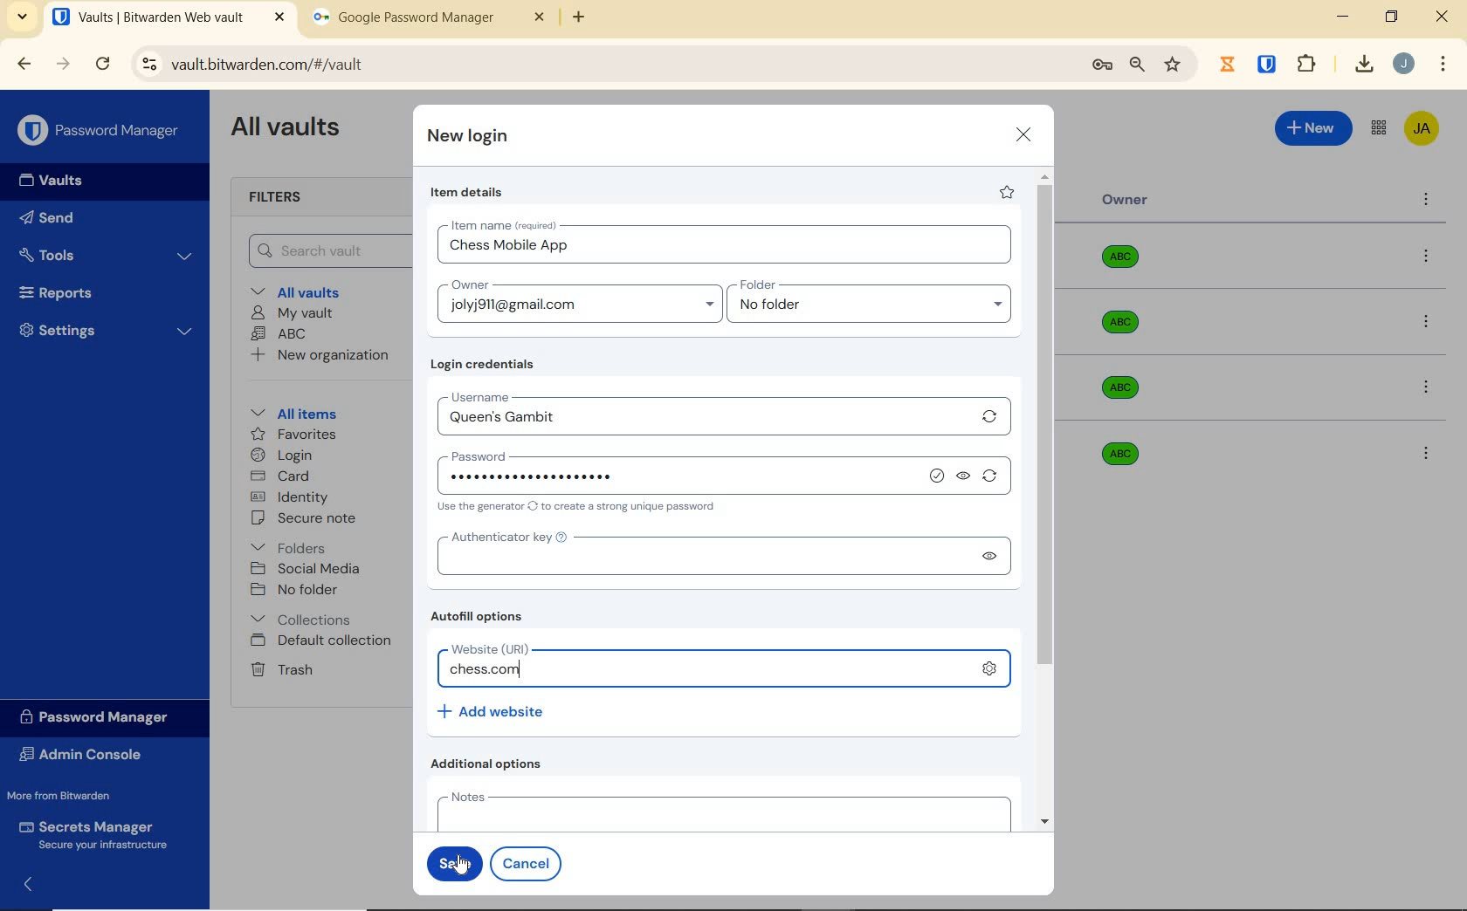 The height and width of the screenshot is (911, 1467). Describe the element at coordinates (1363, 64) in the screenshot. I see `download` at that location.